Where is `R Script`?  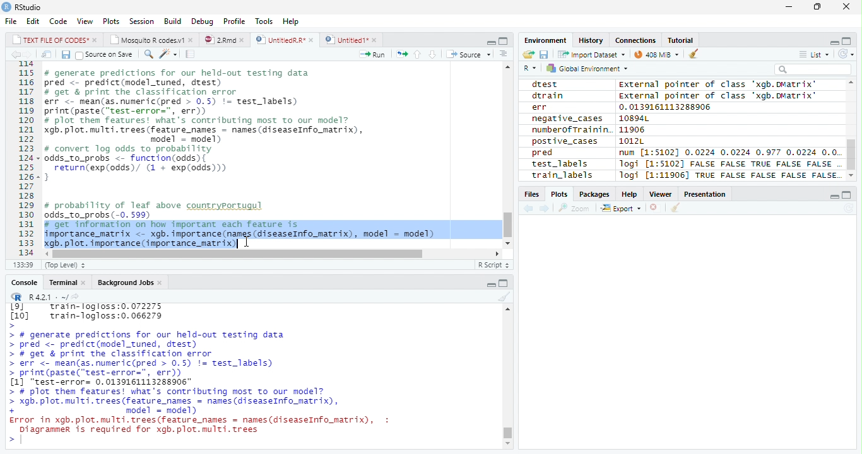 R Script is located at coordinates (494, 264).